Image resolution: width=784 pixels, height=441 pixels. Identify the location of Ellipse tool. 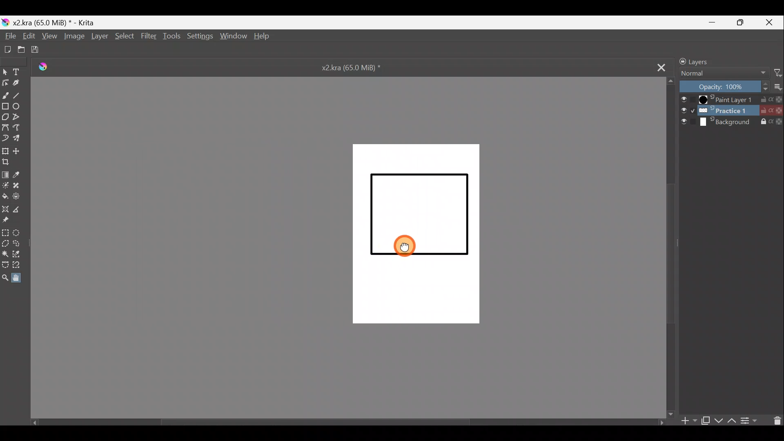
(19, 105).